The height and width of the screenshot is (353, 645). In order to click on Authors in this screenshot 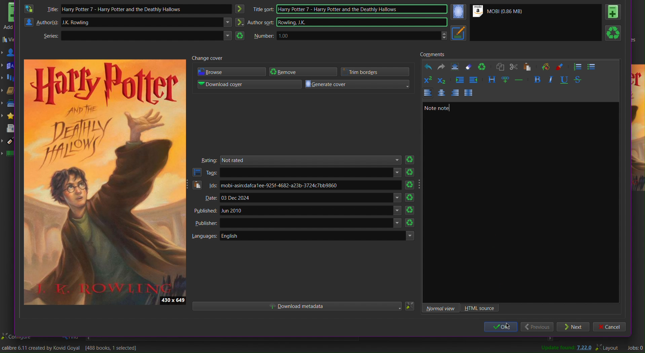, I will do `click(41, 22)`.